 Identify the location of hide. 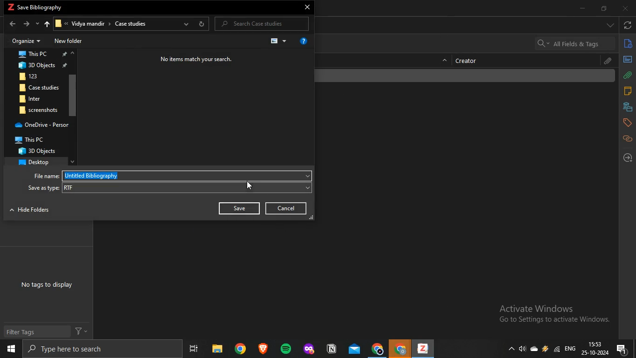
(446, 59).